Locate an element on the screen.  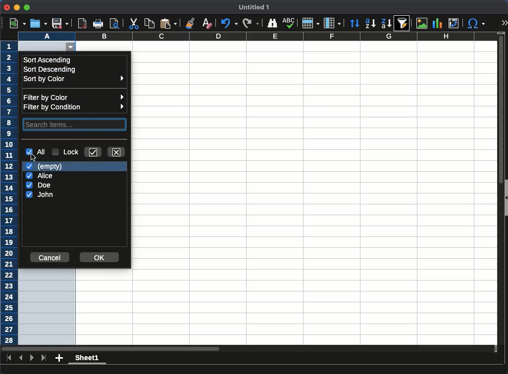
copy is located at coordinates (150, 24).